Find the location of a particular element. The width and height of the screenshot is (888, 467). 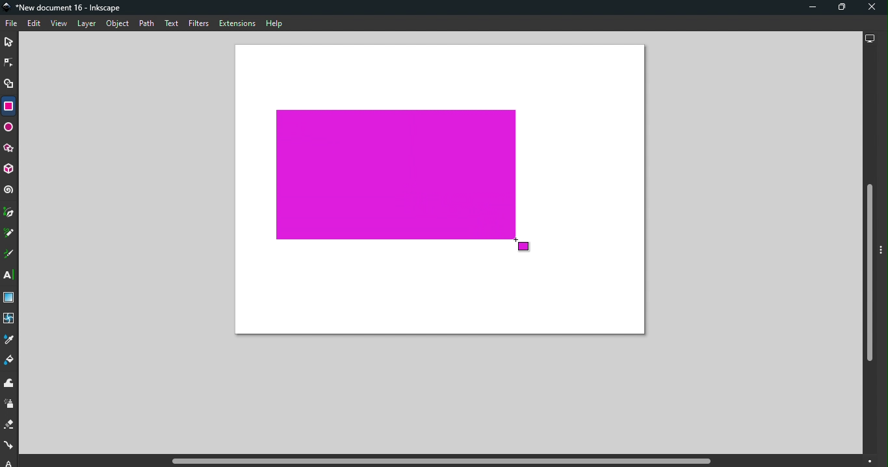

Vertical scroll bar is located at coordinates (868, 252).